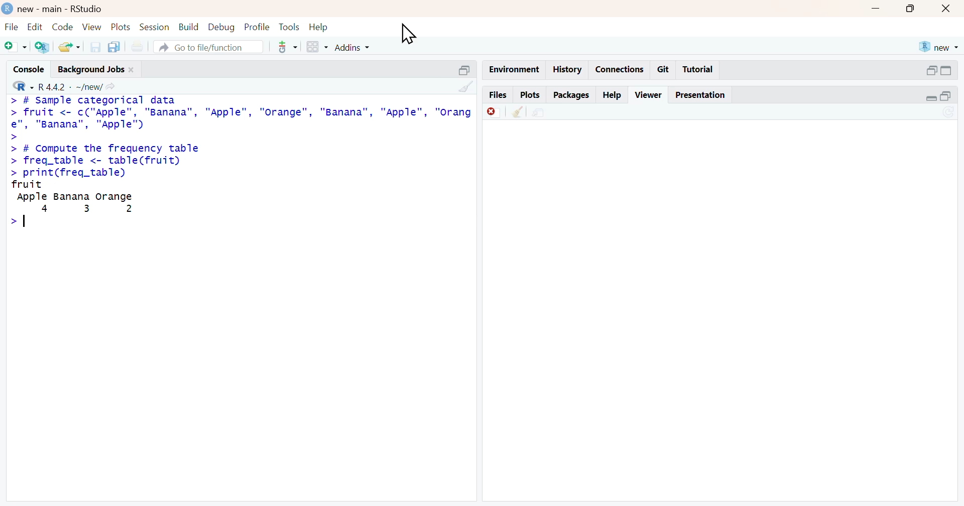 This screenshot has height=506, width=964. What do you see at coordinates (222, 28) in the screenshot?
I see `debug` at bounding box center [222, 28].